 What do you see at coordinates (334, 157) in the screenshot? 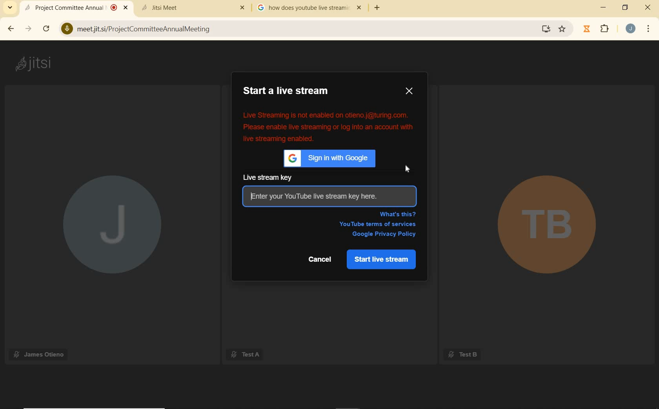
I see `sign in with Google` at bounding box center [334, 157].